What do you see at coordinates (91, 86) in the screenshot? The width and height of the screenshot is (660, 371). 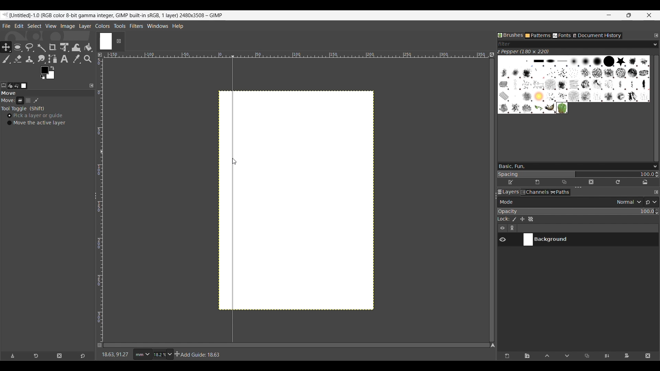 I see `Configure this tab` at bounding box center [91, 86].